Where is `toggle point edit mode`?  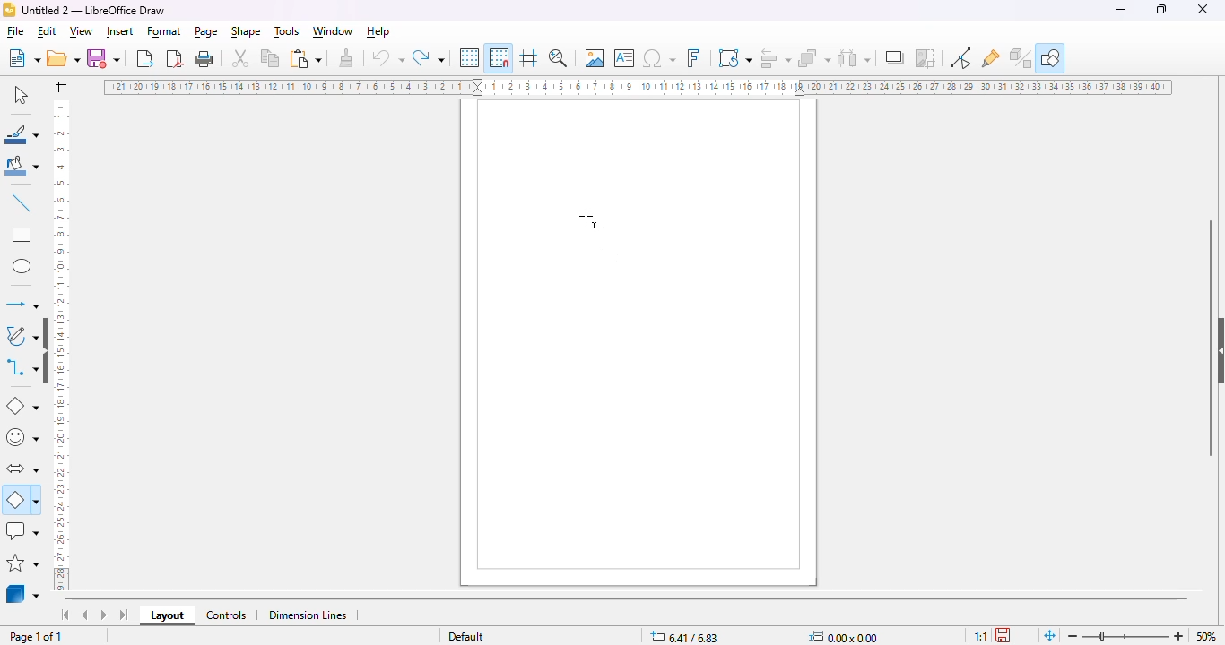
toggle point edit mode is located at coordinates (960, 57).